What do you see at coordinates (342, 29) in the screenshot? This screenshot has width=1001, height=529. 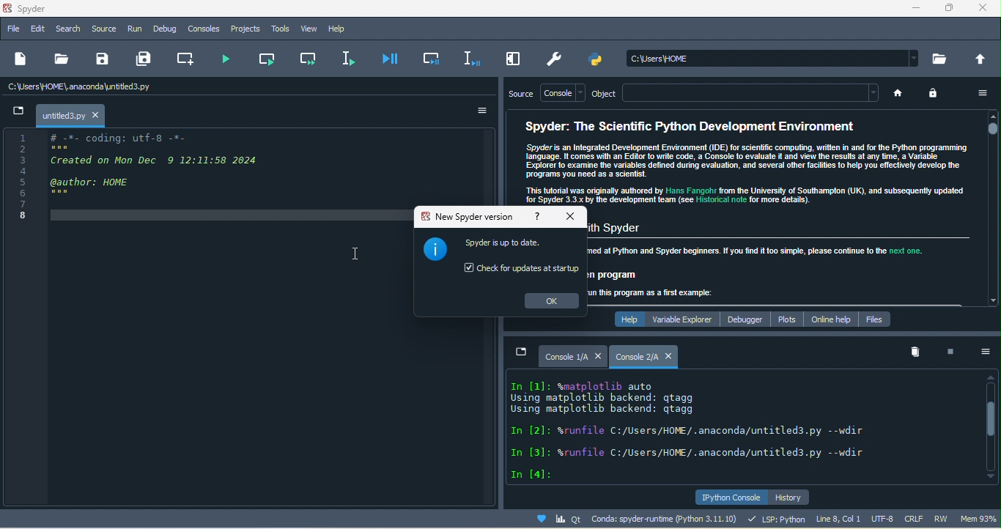 I see `help` at bounding box center [342, 29].